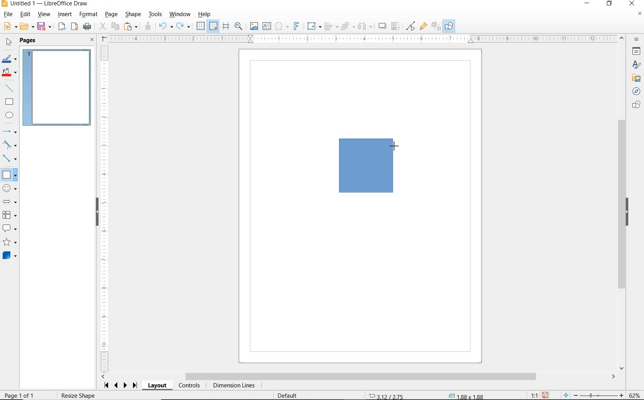  What do you see at coordinates (158, 385) in the screenshot?
I see `LAYOUT` at bounding box center [158, 385].